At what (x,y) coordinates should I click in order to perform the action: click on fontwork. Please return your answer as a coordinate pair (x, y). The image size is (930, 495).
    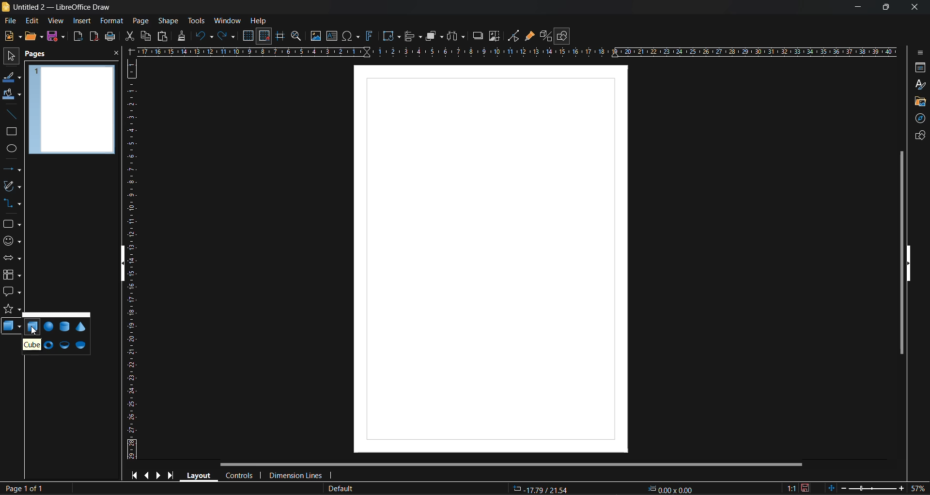
    Looking at the image, I should click on (371, 35).